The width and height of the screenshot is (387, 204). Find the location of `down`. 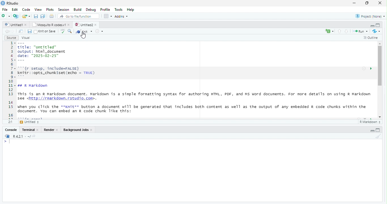

down is located at coordinates (347, 31).